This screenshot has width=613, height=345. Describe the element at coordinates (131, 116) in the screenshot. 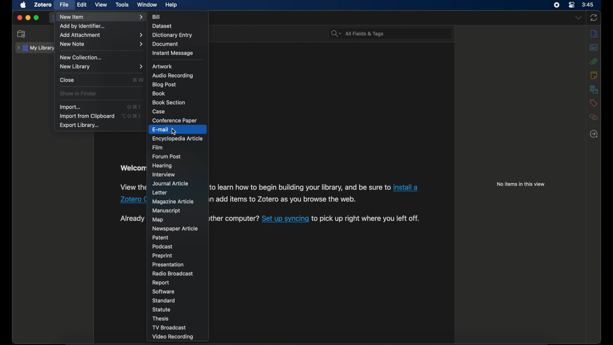

I see `shortcut` at that location.